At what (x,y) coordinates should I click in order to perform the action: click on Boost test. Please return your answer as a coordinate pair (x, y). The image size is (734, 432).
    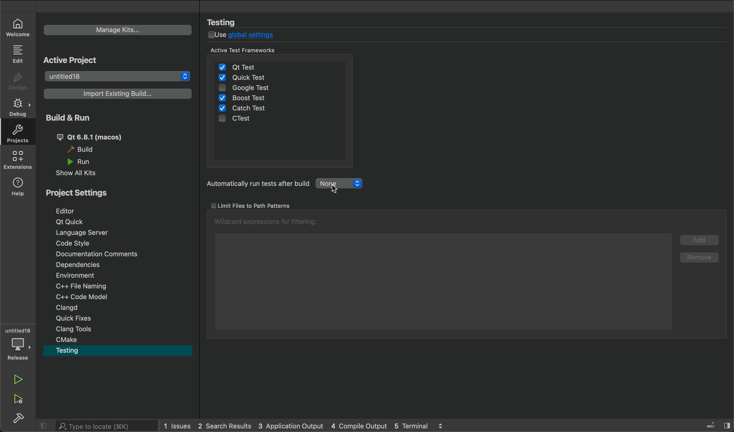
    Looking at the image, I should click on (246, 98).